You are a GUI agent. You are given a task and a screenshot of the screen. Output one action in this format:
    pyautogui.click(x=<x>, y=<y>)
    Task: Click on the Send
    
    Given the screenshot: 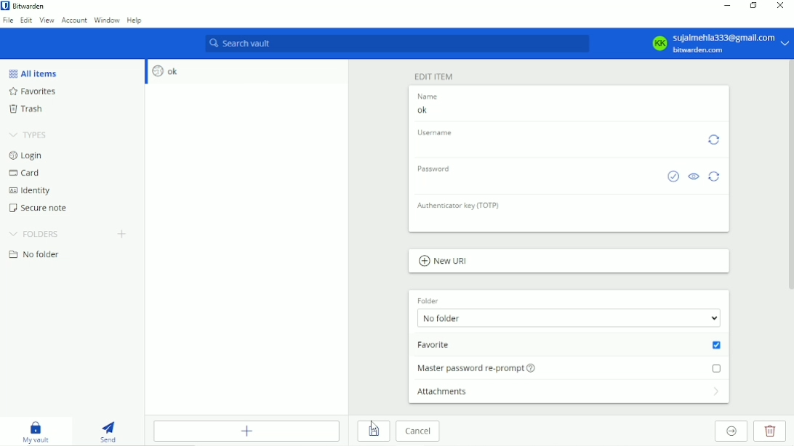 What is the action you would take?
    pyautogui.click(x=113, y=429)
    